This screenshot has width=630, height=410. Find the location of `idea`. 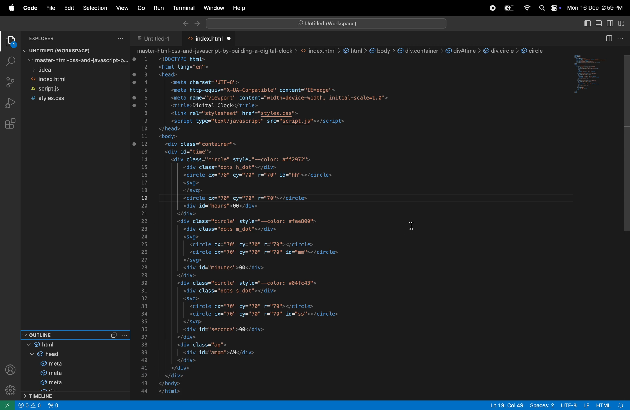

idea is located at coordinates (77, 69).